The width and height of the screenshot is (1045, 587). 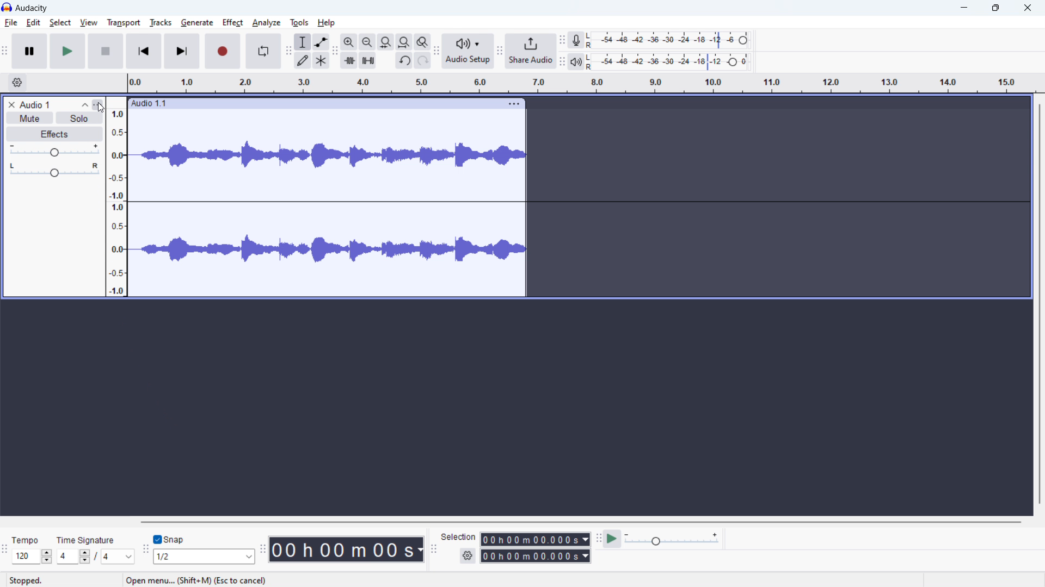 What do you see at coordinates (266, 23) in the screenshot?
I see `analyze` at bounding box center [266, 23].